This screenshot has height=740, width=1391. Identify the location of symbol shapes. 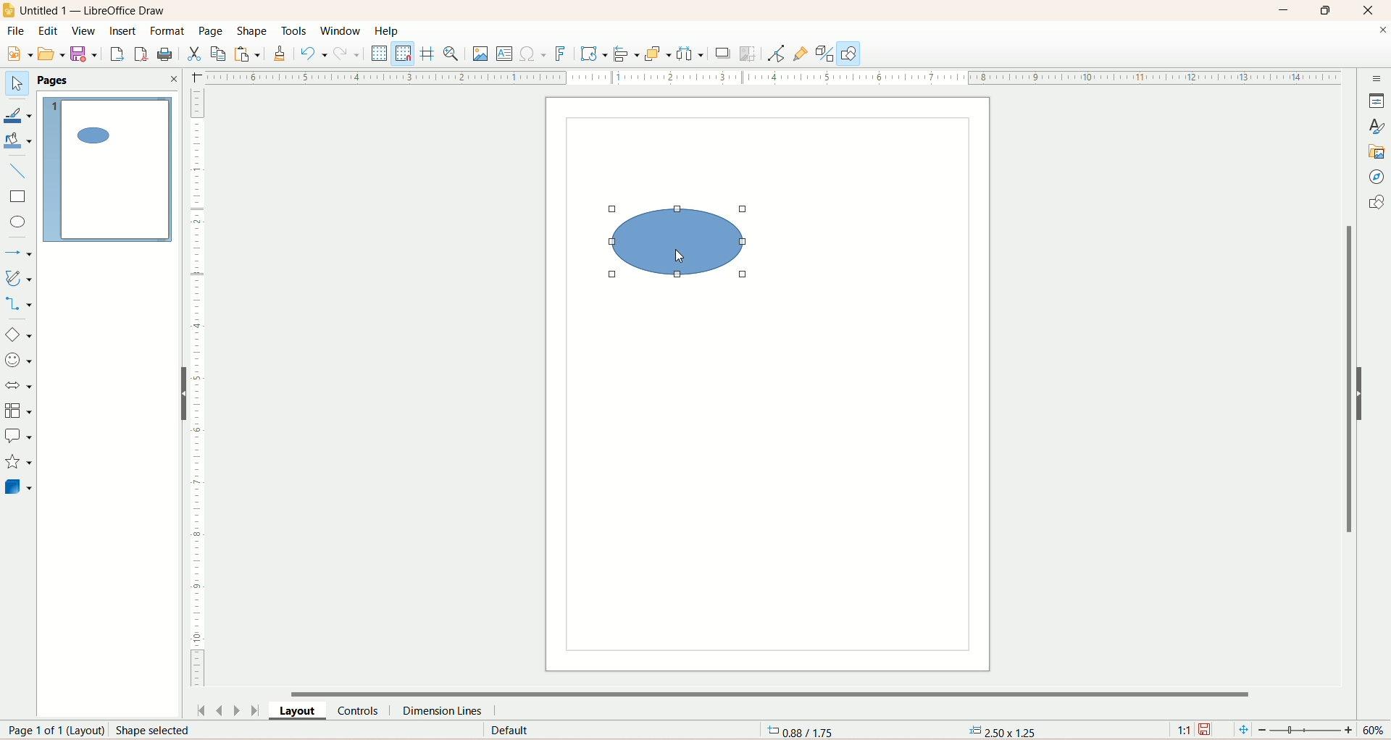
(17, 361).